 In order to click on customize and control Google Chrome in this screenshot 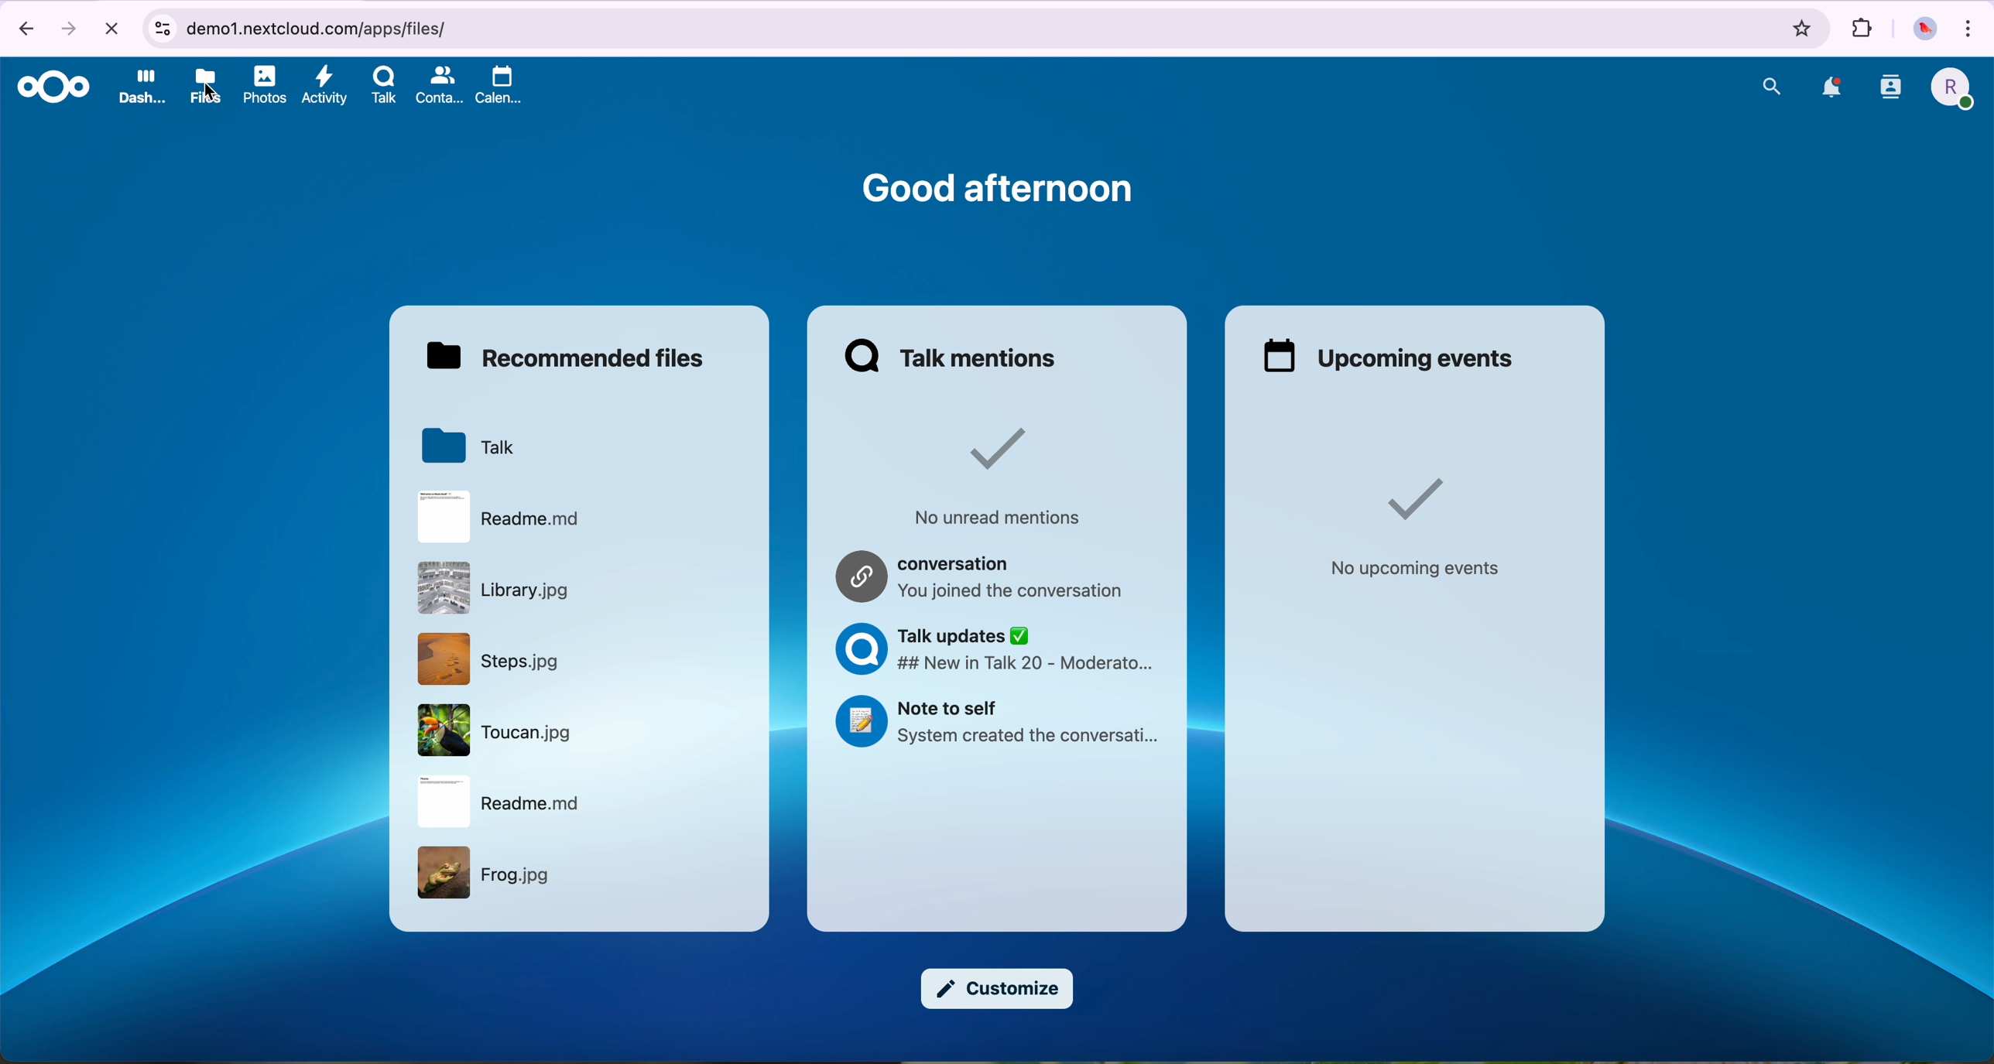, I will do `click(1973, 26)`.